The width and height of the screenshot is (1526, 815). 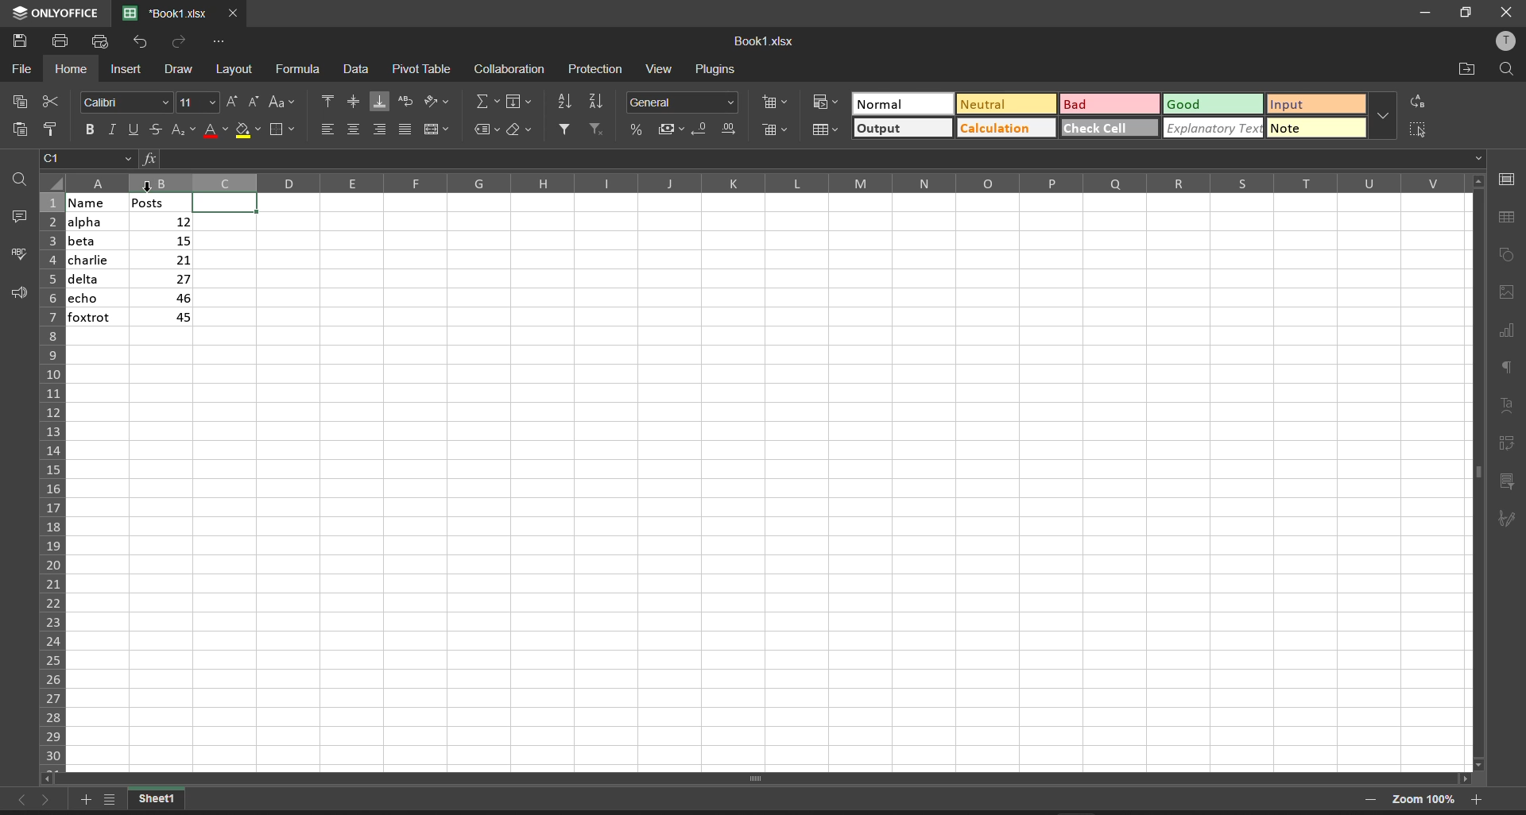 What do you see at coordinates (177, 42) in the screenshot?
I see `redo` at bounding box center [177, 42].